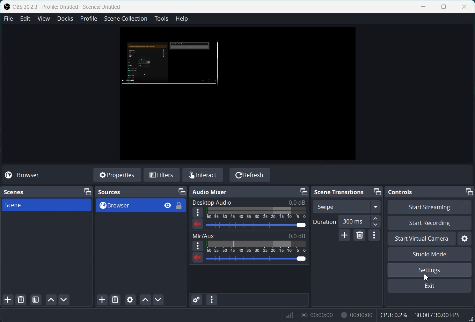 The image size is (475, 322). What do you see at coordinates (430, 223) in the screenshot?
I see `Start Recording` at bounding box center [430, 223].